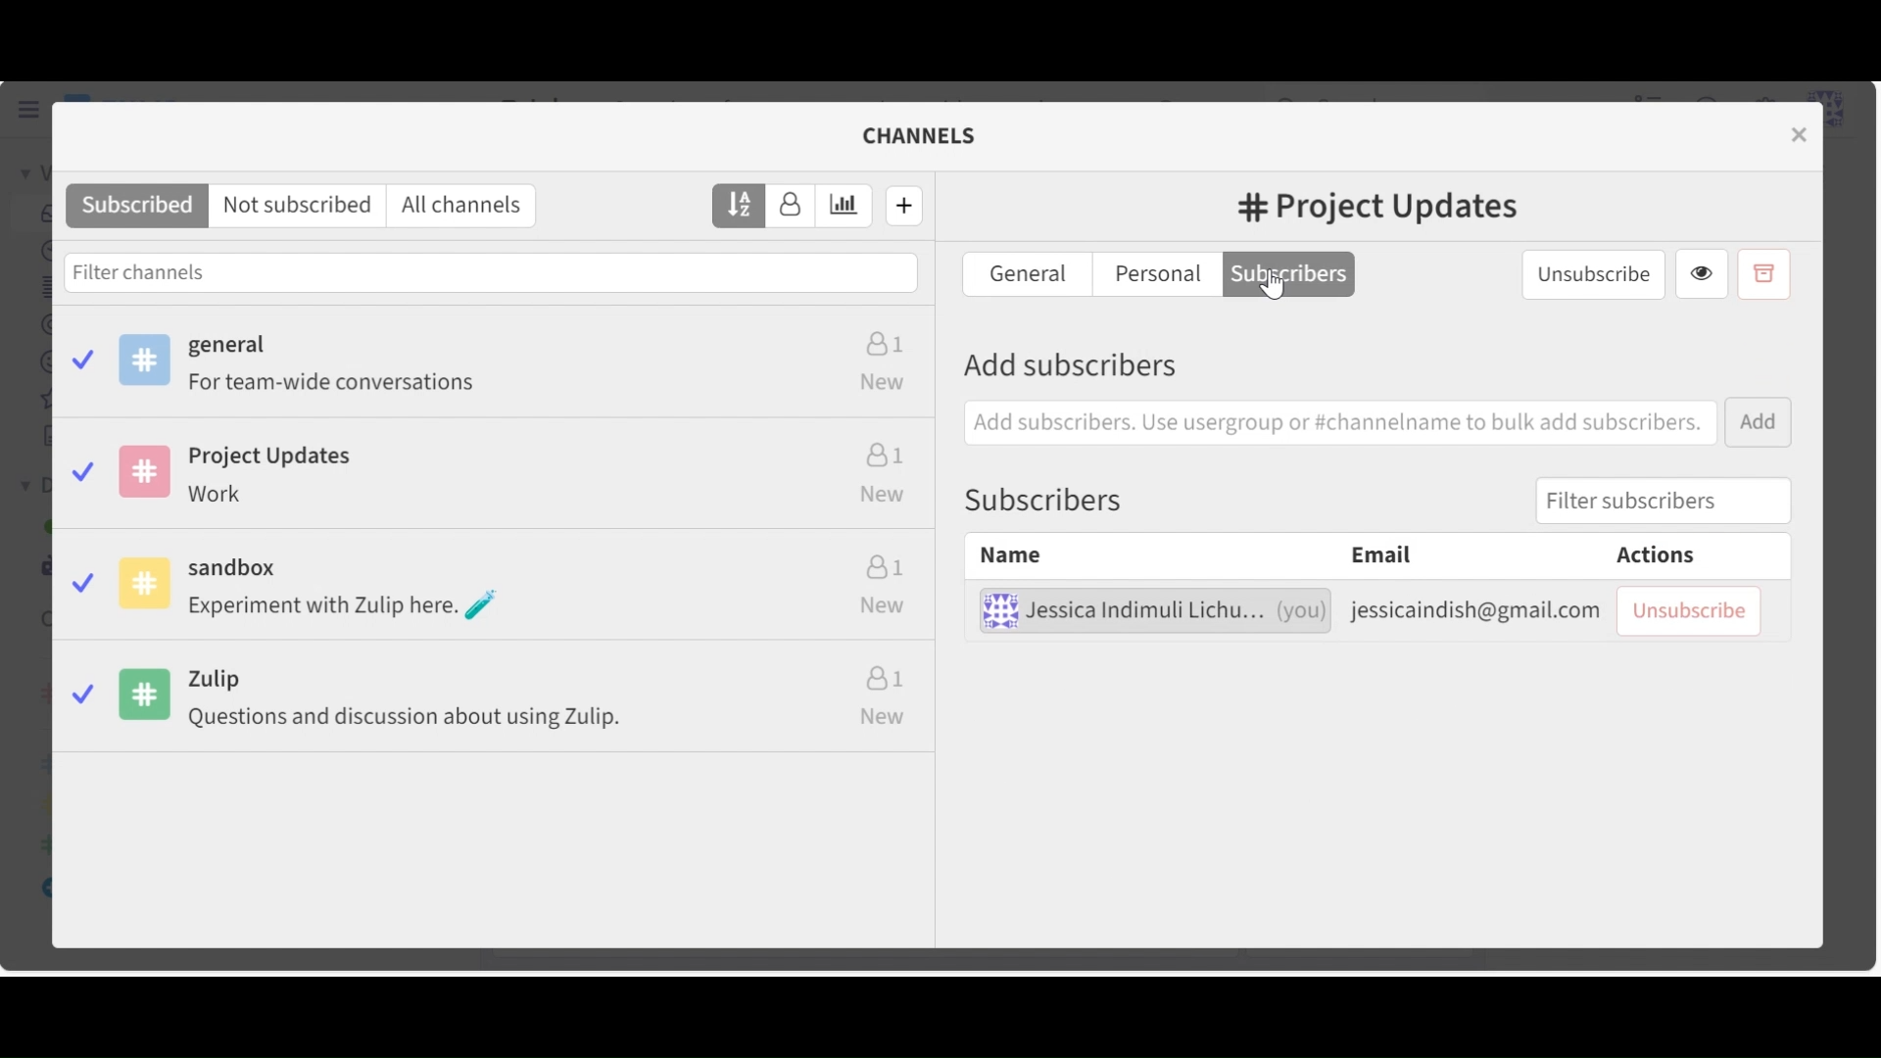 This screenshot has height=1058, width=1881. I want to click on Zulip, so click(505, 698).